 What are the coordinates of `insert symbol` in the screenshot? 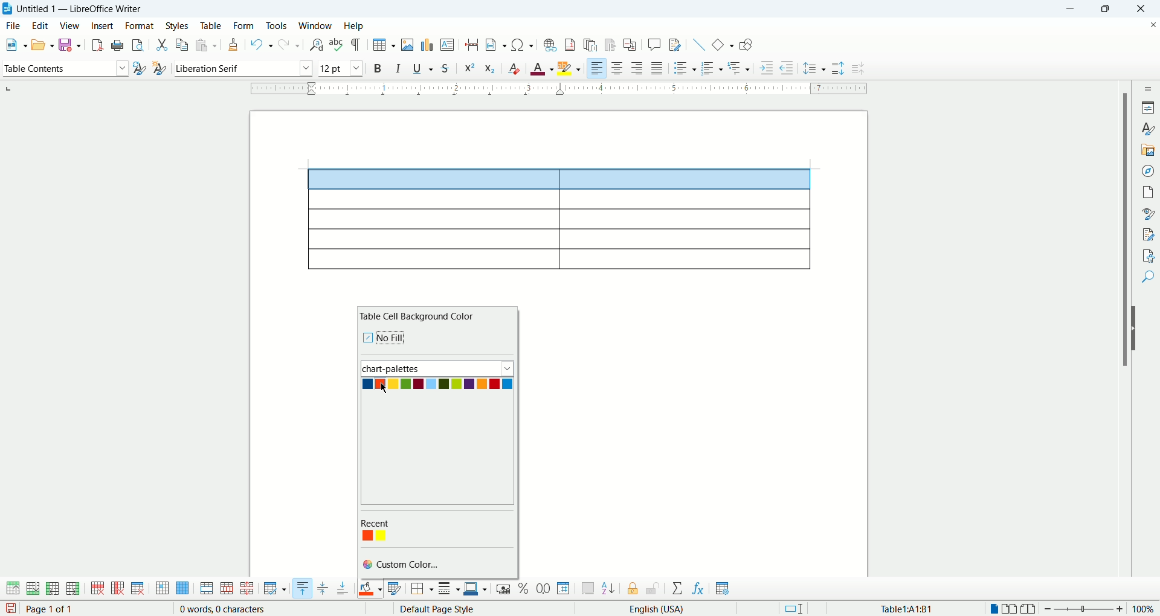 It's located at (523, 44).